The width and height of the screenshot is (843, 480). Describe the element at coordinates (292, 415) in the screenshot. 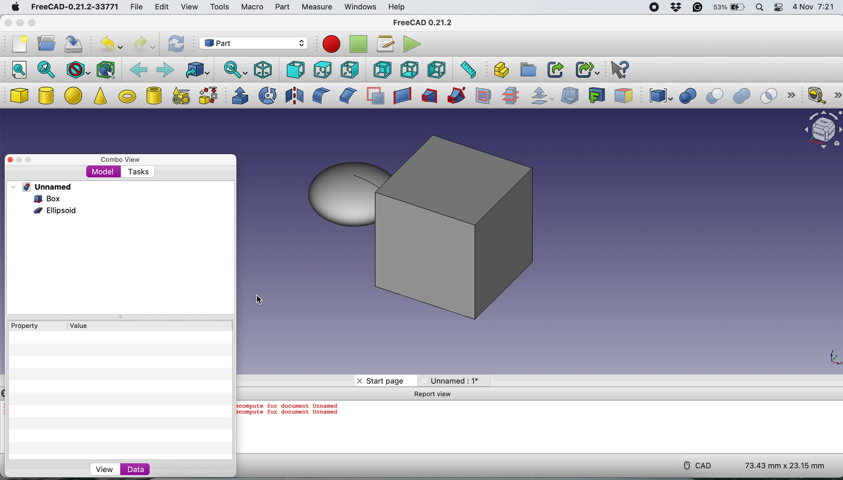

I see `ecompute for document Unnamed` at that location.